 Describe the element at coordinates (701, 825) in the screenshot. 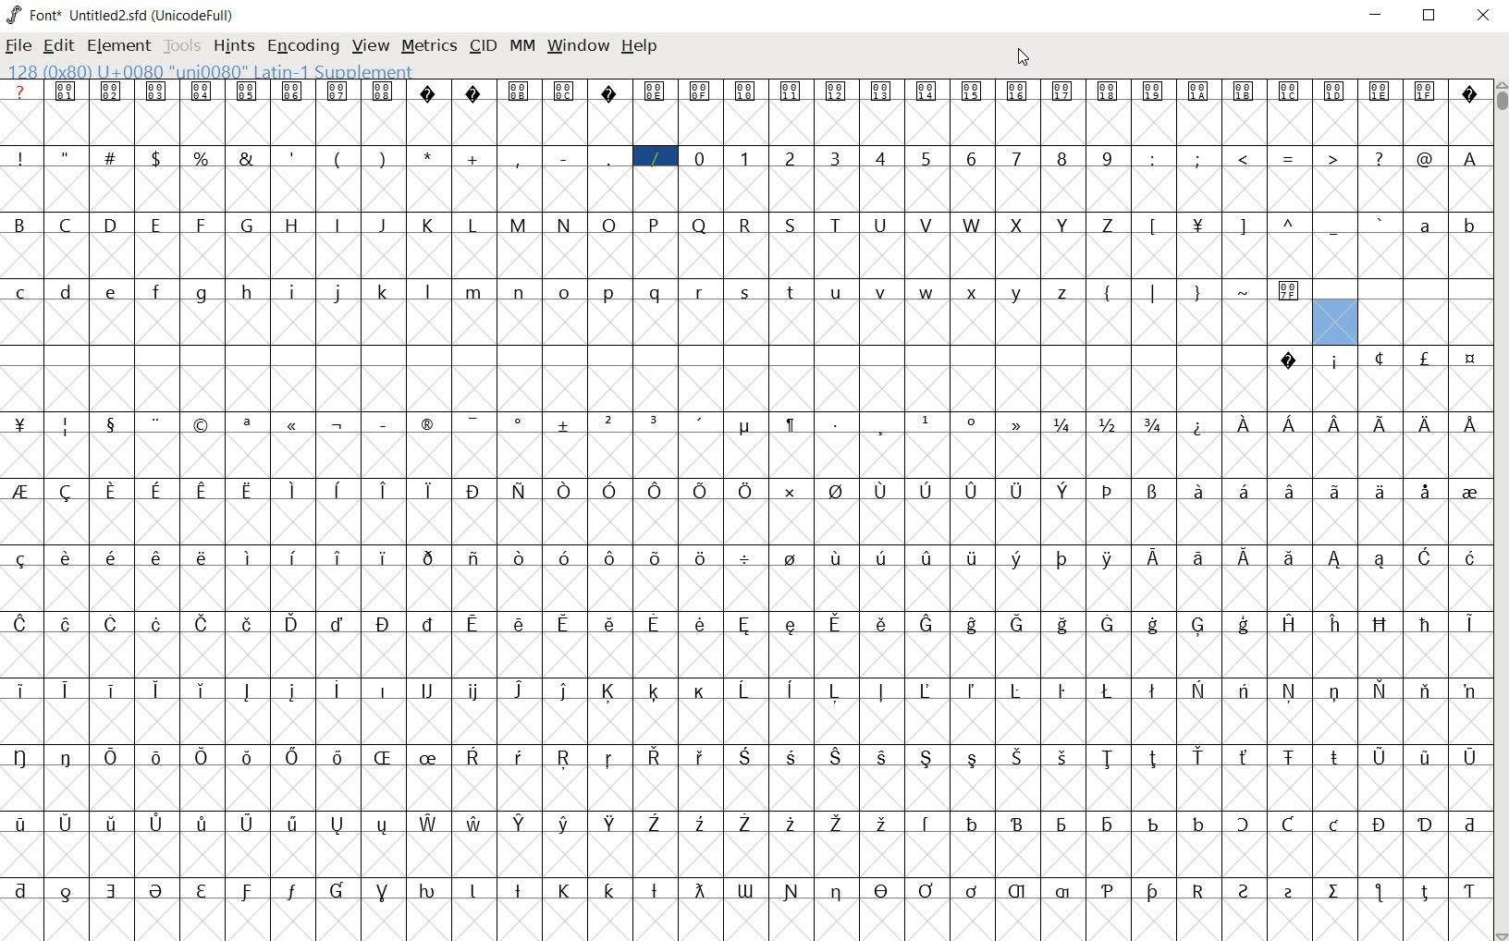

I see `glyph` at that location.